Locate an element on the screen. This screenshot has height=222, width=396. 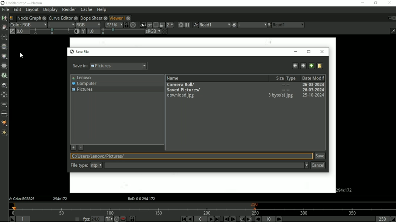
Location is located at coordinates (191, 156).